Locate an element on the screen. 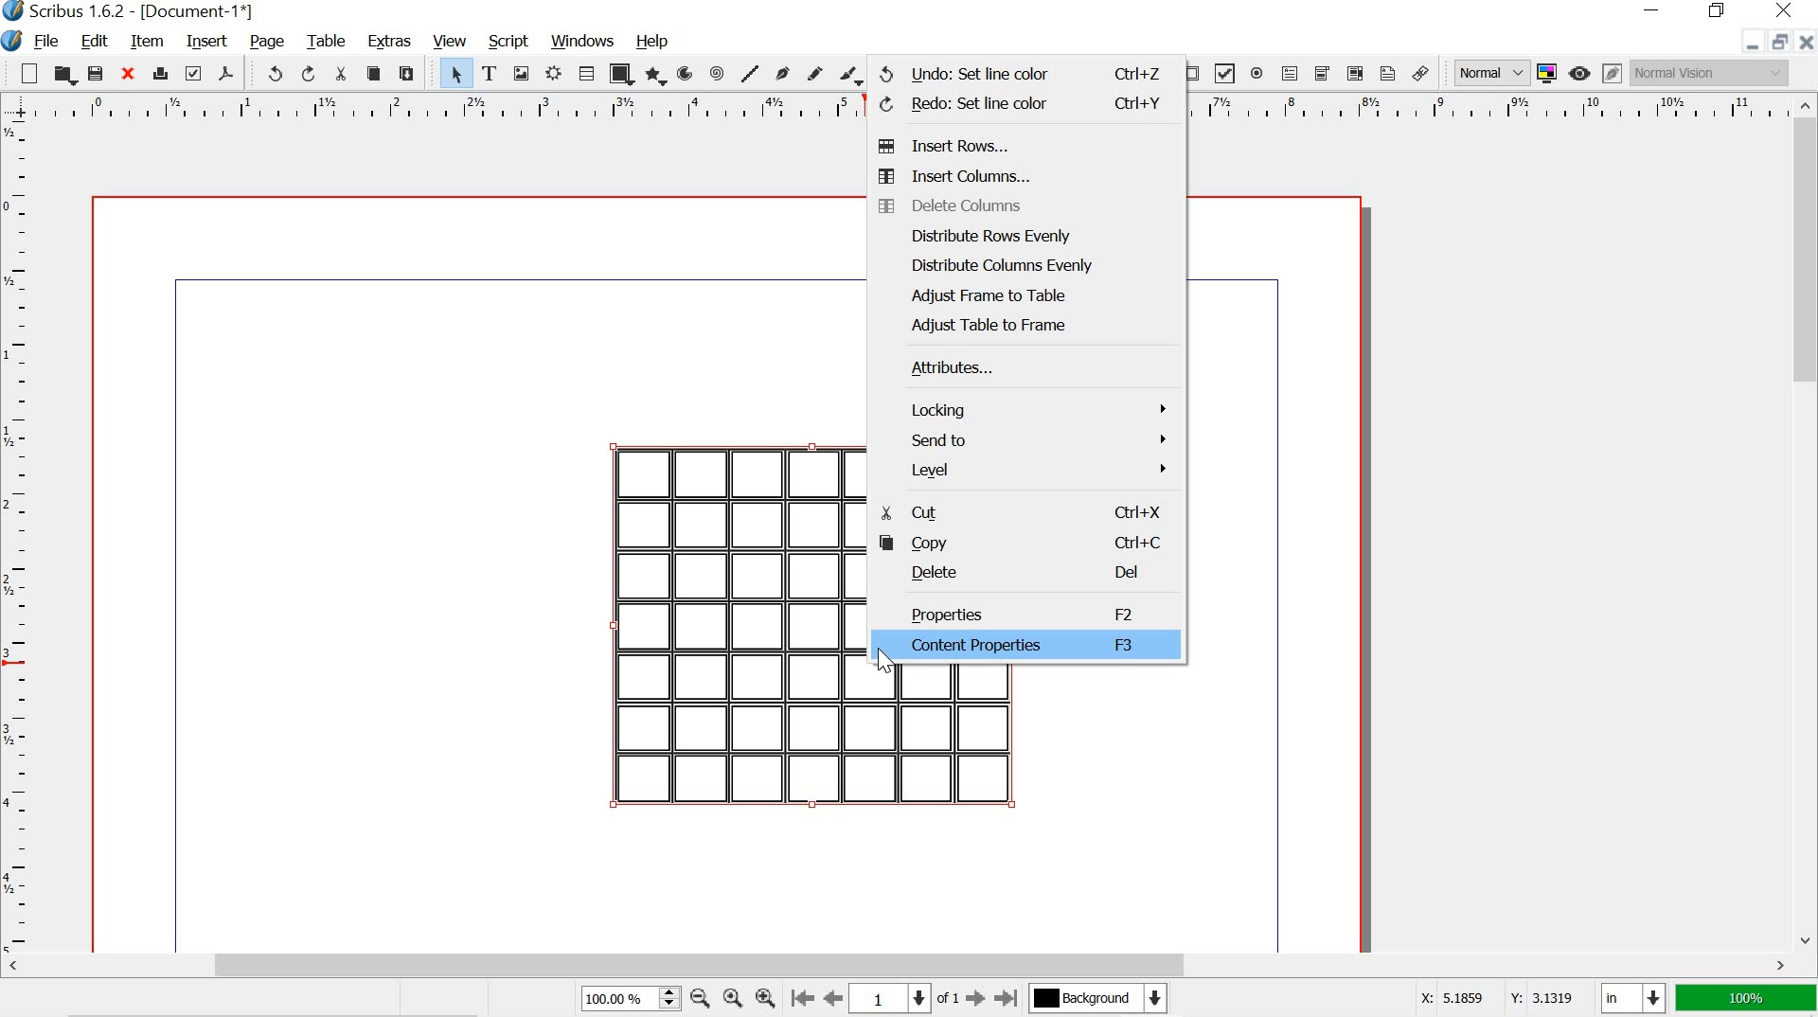  in is located at coordinates (1631, 999).